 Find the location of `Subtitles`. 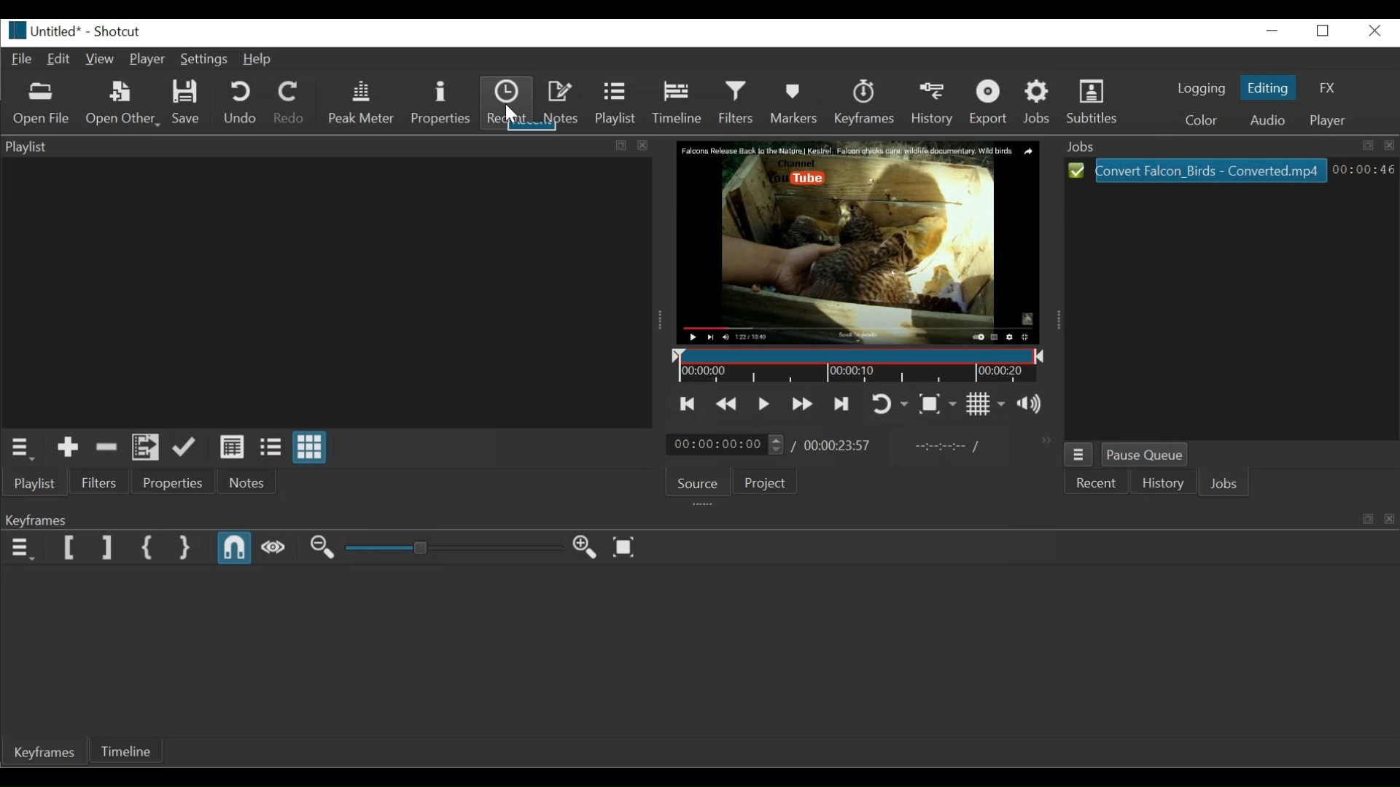

Subtitles is located at coordinates (1094, 100).